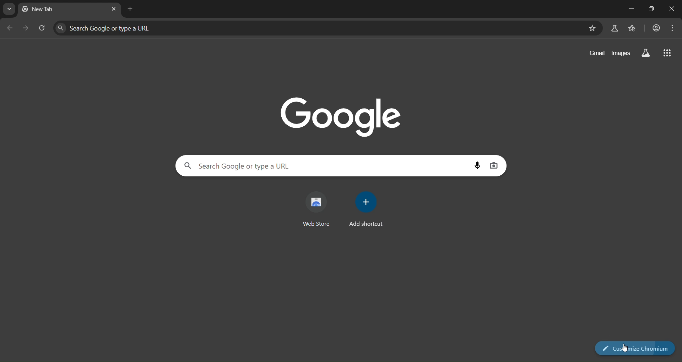 The height and width of the screenshot is (362, 682). I want to click on go back one page, so click(11, 29).